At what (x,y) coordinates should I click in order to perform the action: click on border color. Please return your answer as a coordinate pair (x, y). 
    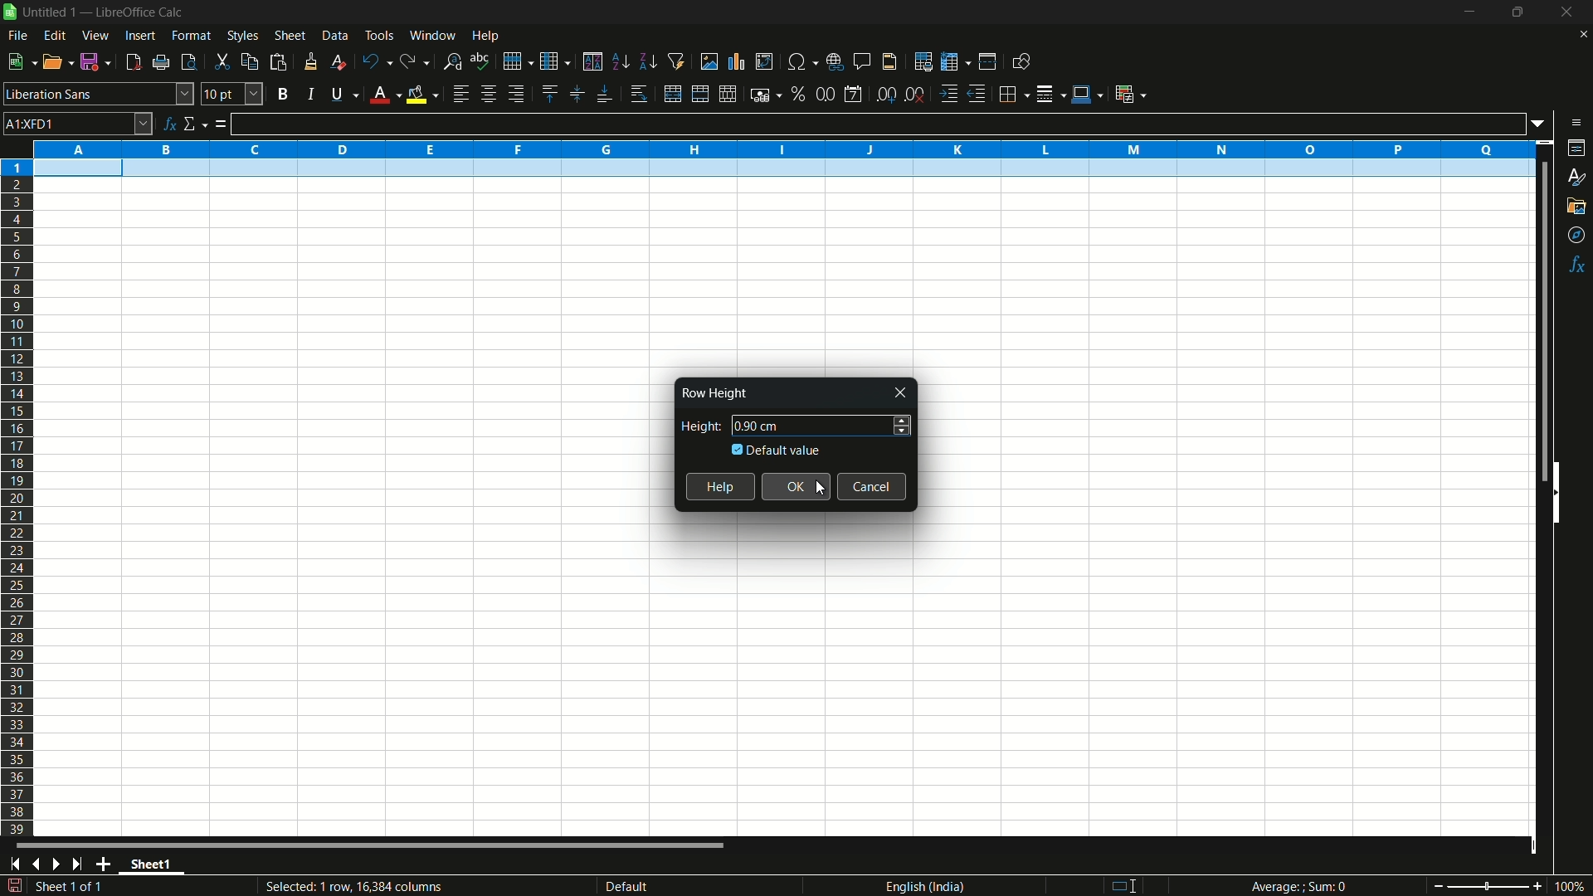
    Looking at the image, I should click on (1087, 91).